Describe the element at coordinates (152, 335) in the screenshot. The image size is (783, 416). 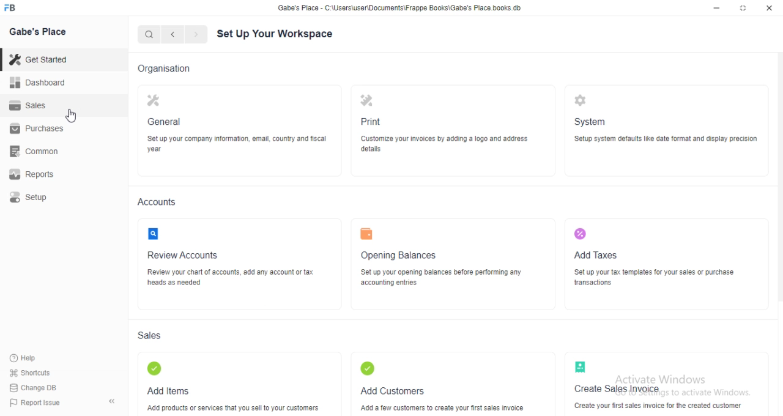
I see `Sales` at that location.